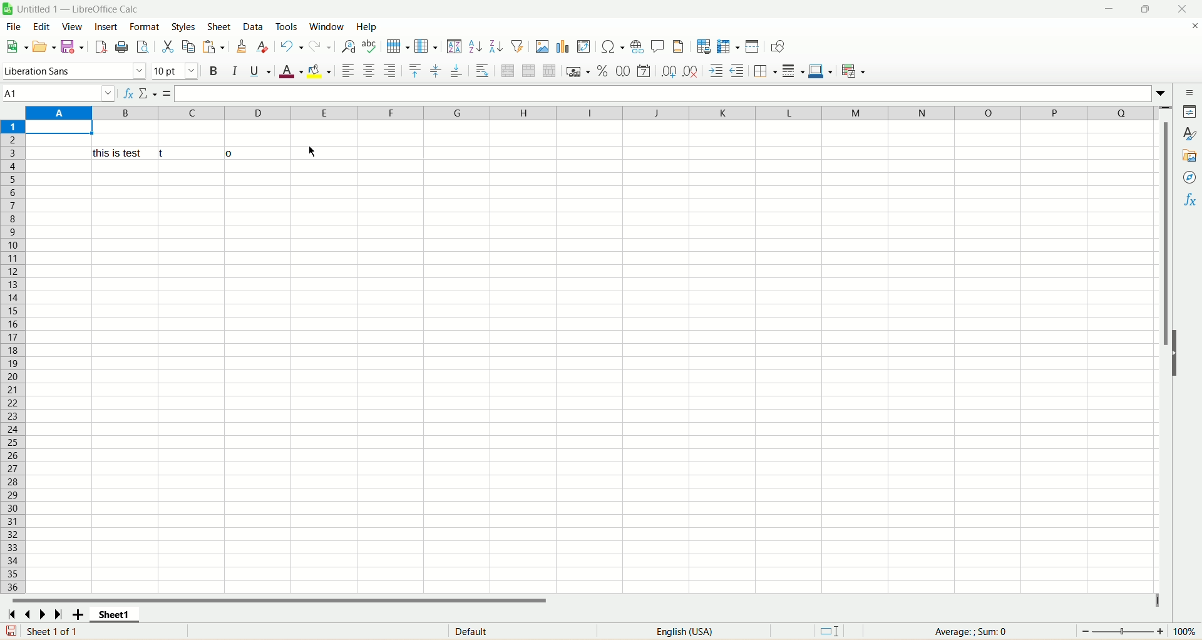 This screenshot has width=1202, height=640. Describe the element at coordinates (727, 48) in the screenshot. I see `freeze row and column` at that location.